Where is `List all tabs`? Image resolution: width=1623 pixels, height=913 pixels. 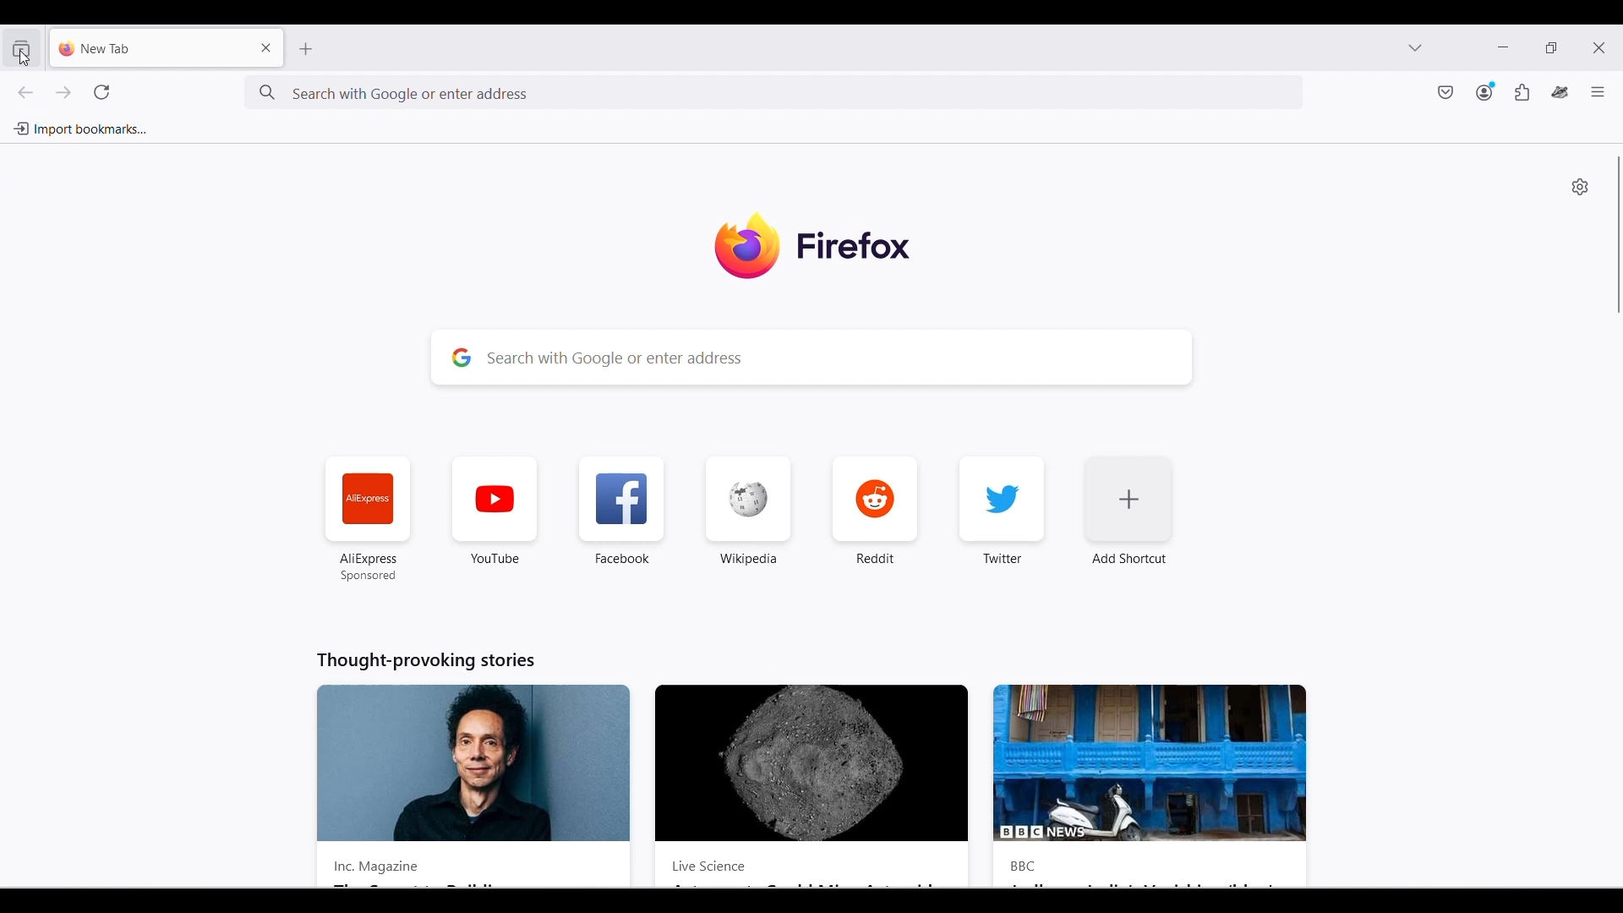
List all tabs is located at coordinates (1415, 46).